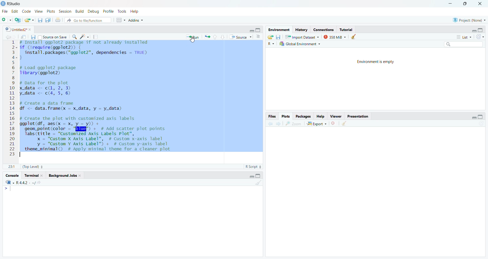 Image resolution: width=488 pixels, height=259 pixels. I want to click on Session, so click(65, 11).